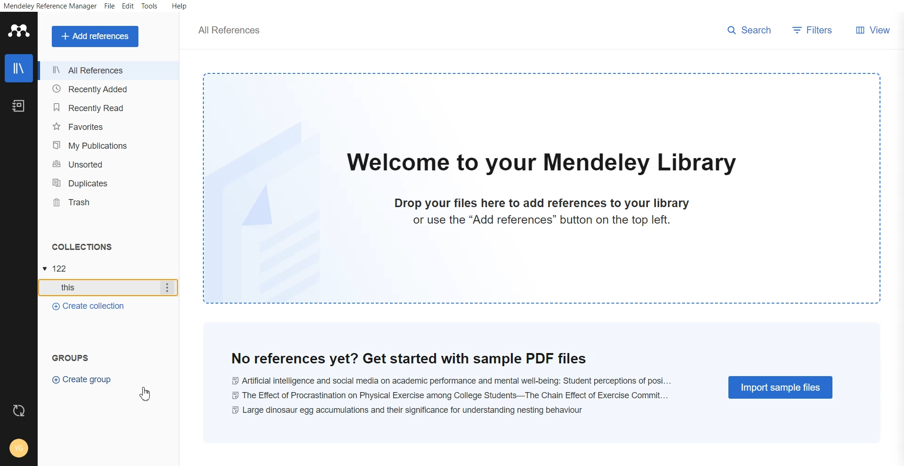 The image size is (904, 466). What do you see at coordinates (88, 306) in the screenshot?
I see `Create collections` at bounding box center [88, 306].